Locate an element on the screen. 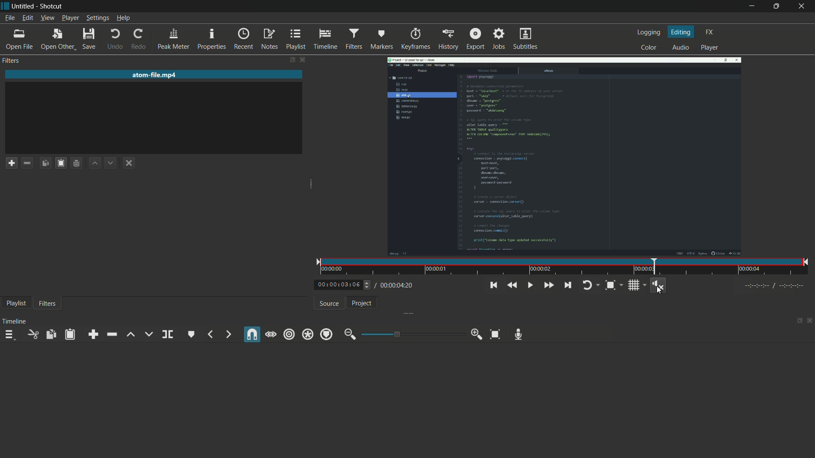 This screenshot has height=458, width=815. markers is located at coordinates (381, 40).